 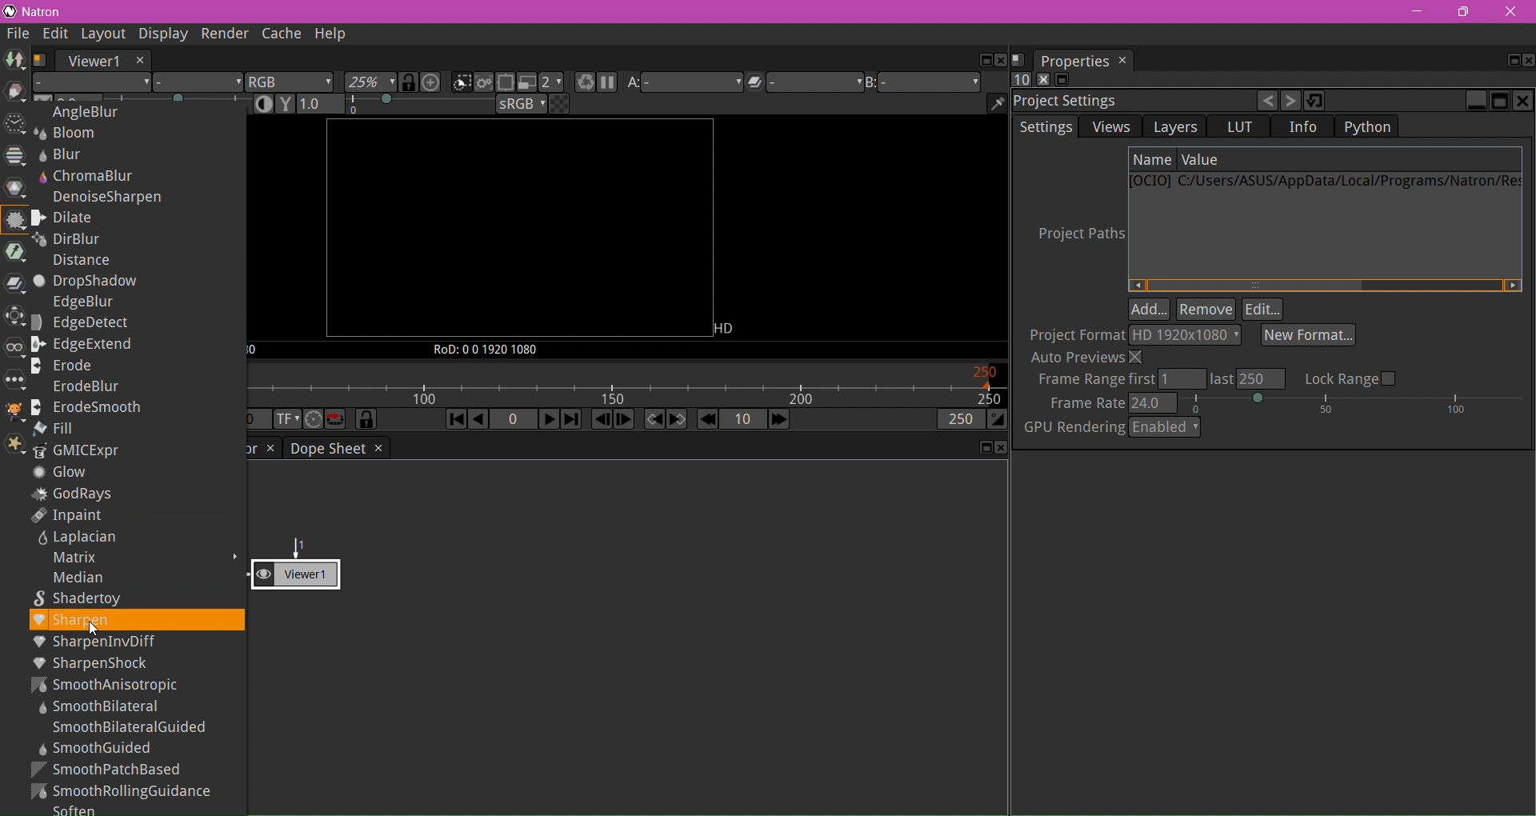 What do you see at coordinates (74, 538) in the screenshot?
I see `Laplacian` at bounding box center [74, 538].